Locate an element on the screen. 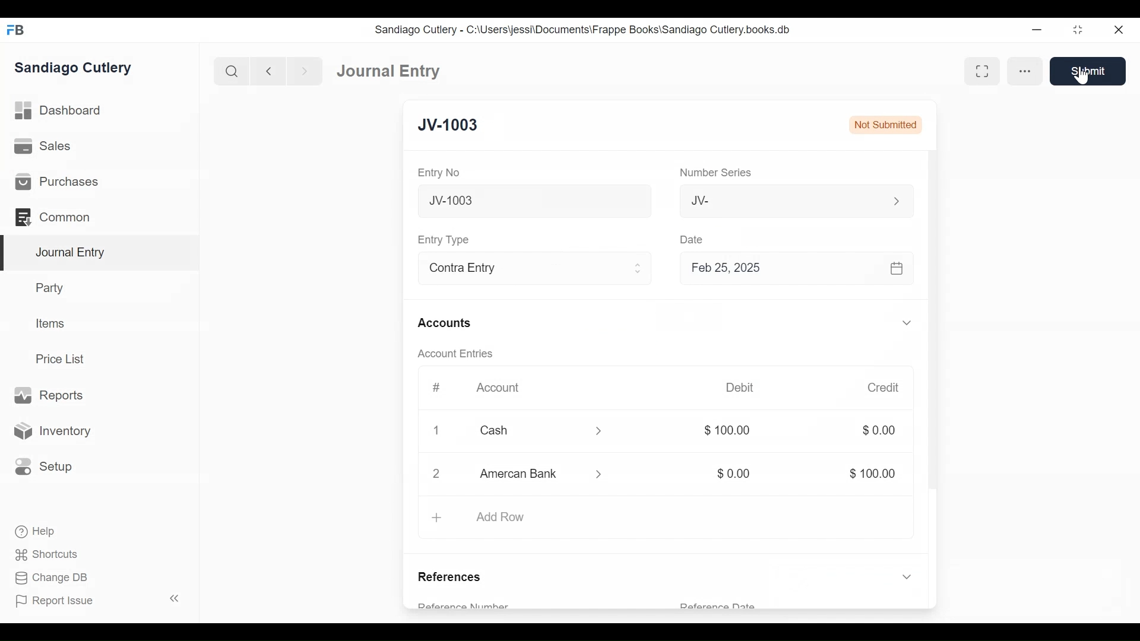  Not Submitted is located at coordinates (885, 125).